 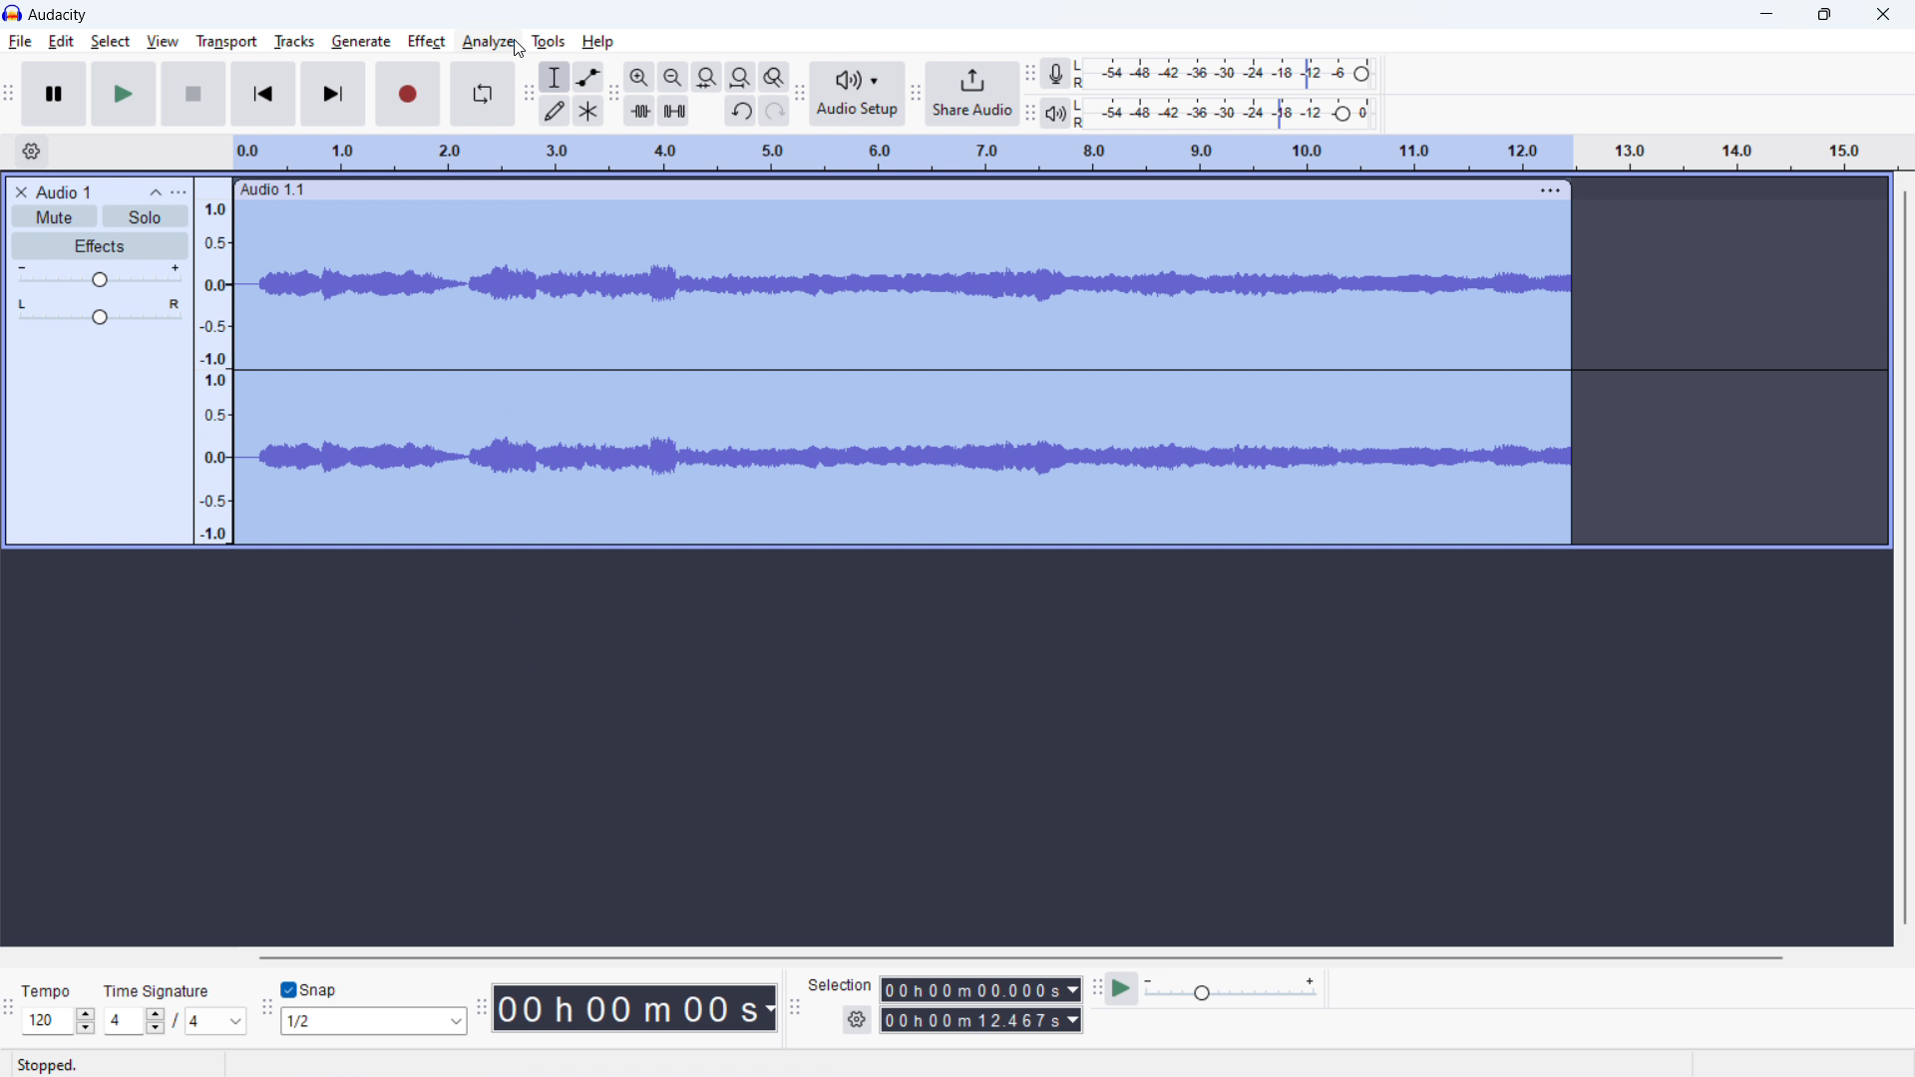 What do you see at coordinates (361, 42) in the screenshot?
I see `generate` at bounding box center [361, 42].